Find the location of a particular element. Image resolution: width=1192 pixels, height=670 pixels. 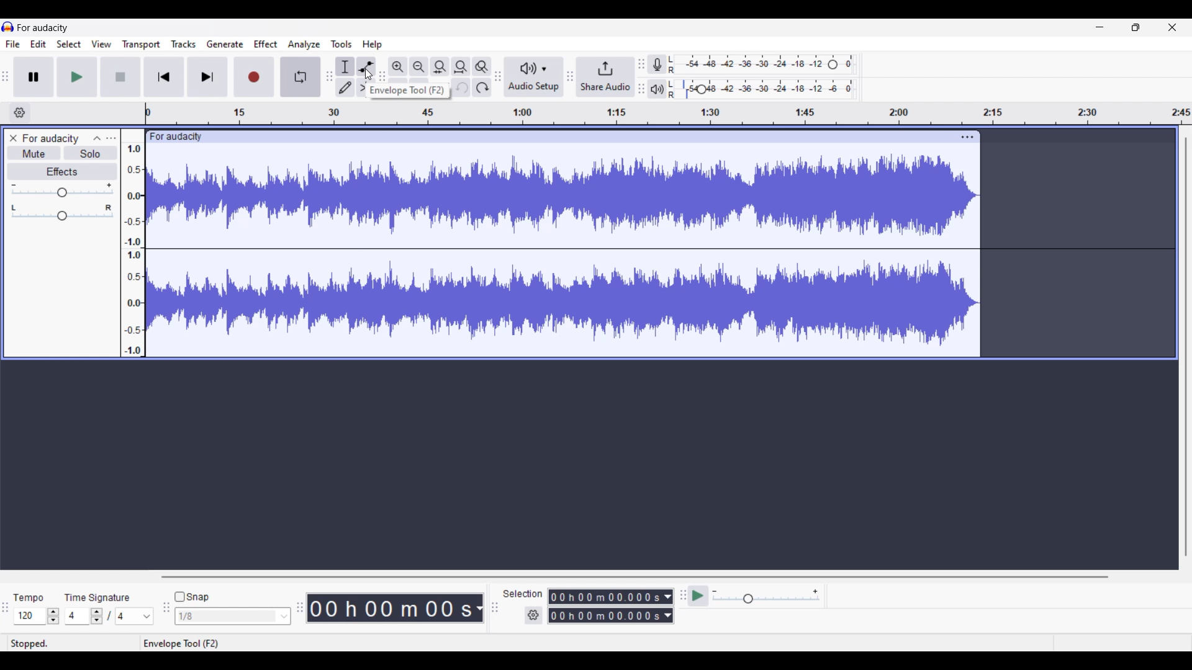

Snap options is located at coordinates (233, 617).